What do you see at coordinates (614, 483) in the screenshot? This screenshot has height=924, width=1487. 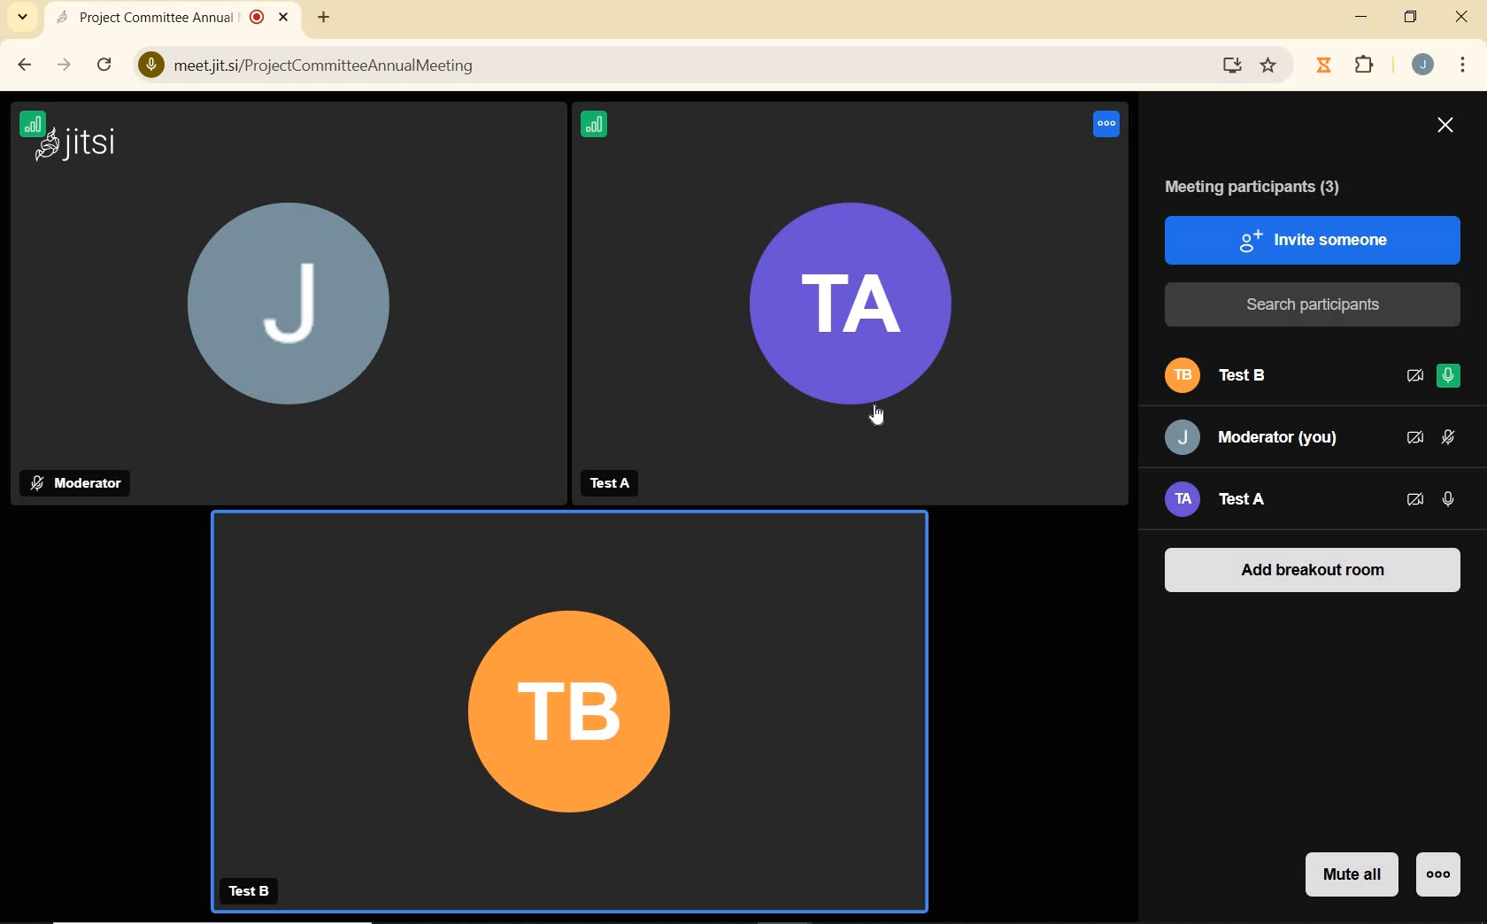 I see `TestA` at bounding box center [614, 483].